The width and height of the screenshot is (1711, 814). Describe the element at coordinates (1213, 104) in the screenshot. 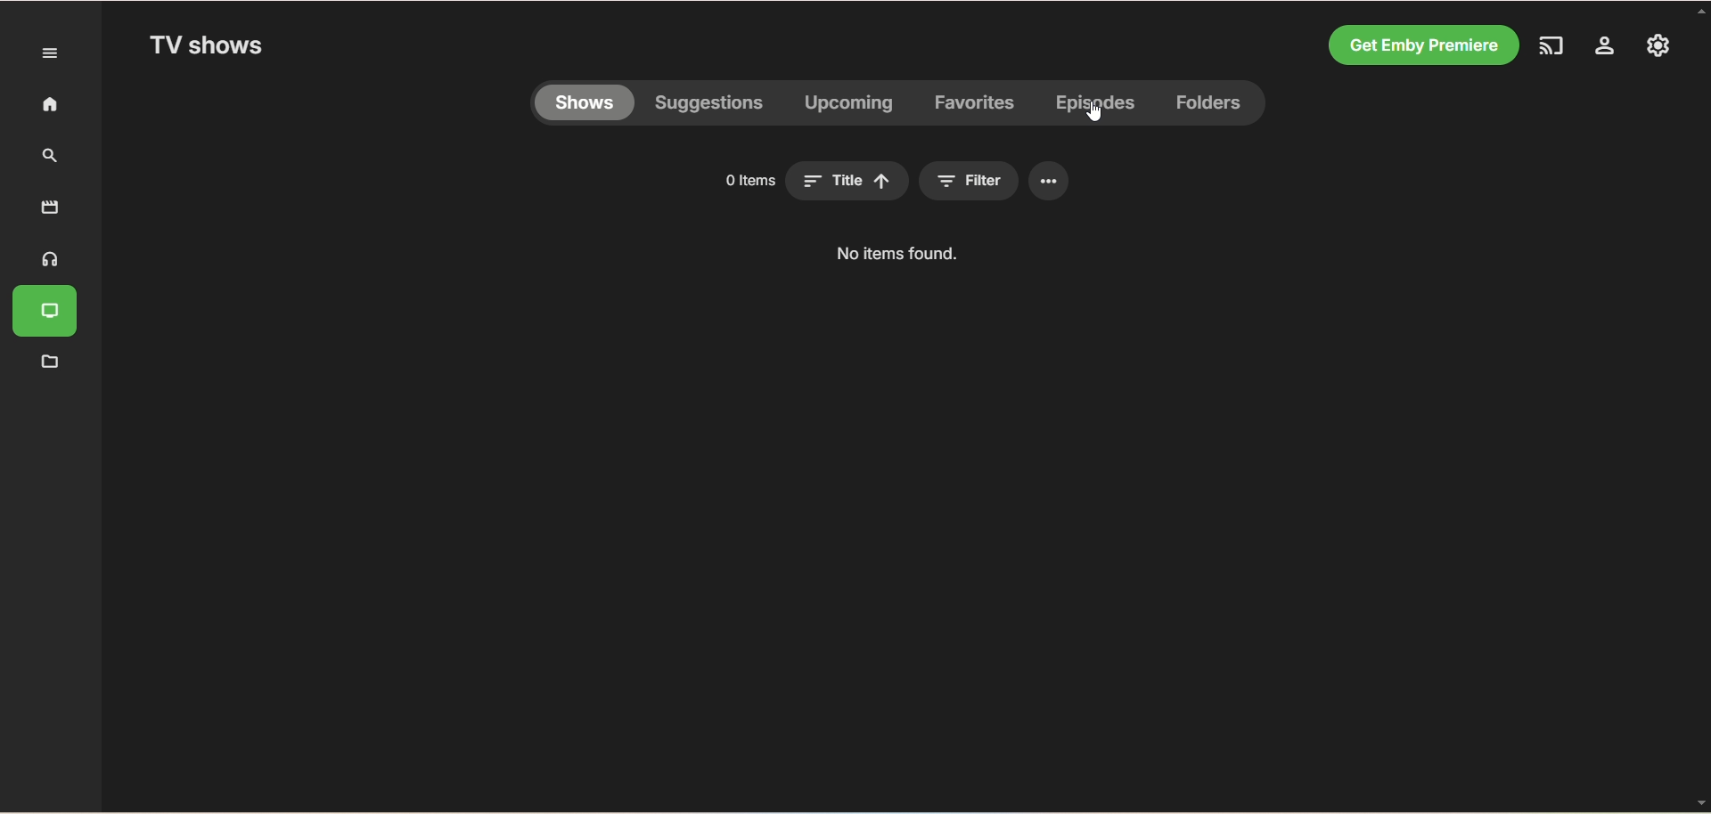

I see `folders` at that location.